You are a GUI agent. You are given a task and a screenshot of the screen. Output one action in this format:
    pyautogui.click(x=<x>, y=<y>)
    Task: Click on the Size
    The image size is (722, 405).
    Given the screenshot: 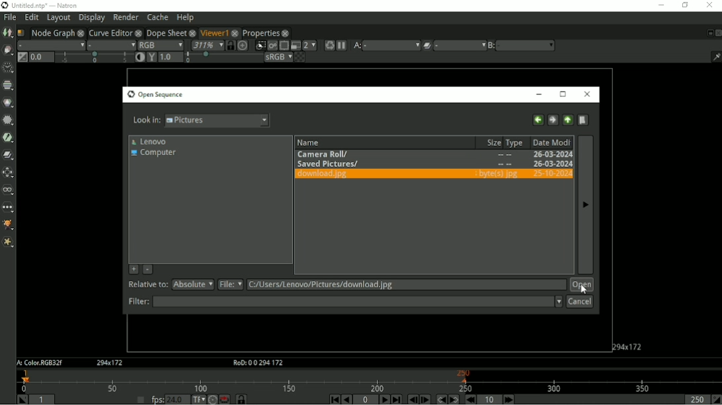 What is the action you would take?
    pyautogui.click(x=491, y=142)
    